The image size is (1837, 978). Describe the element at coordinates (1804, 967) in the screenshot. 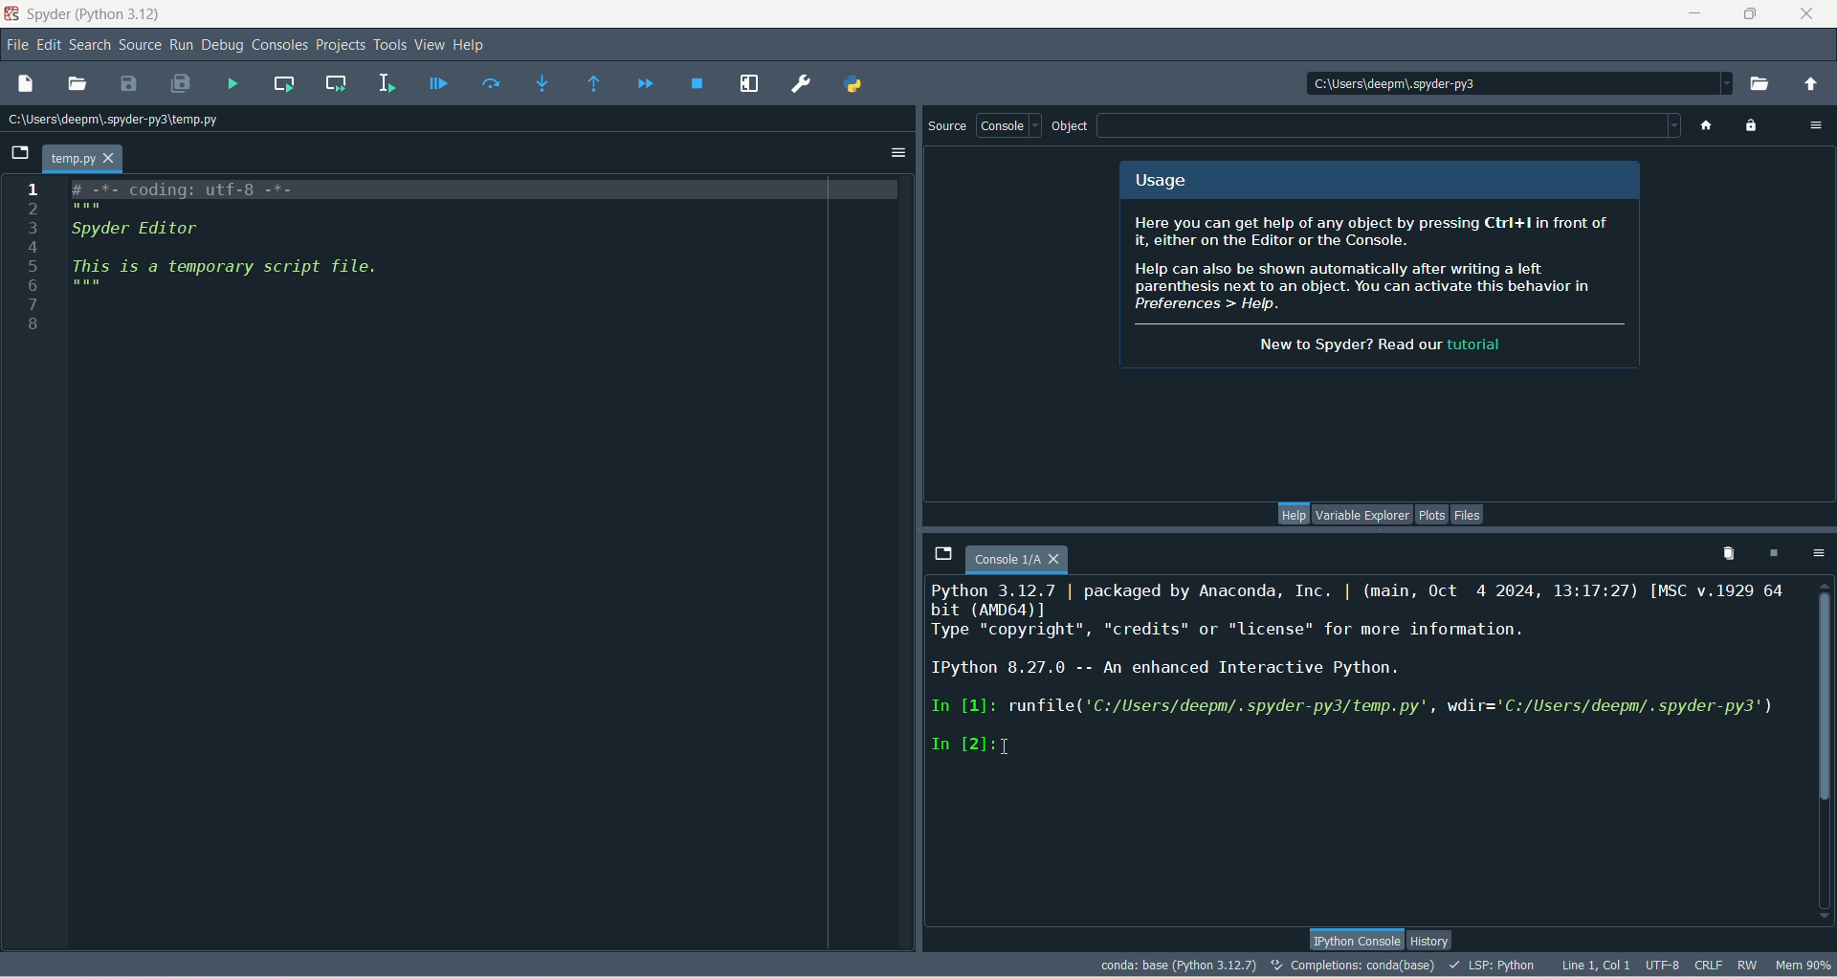

I see `Mem` at that location.